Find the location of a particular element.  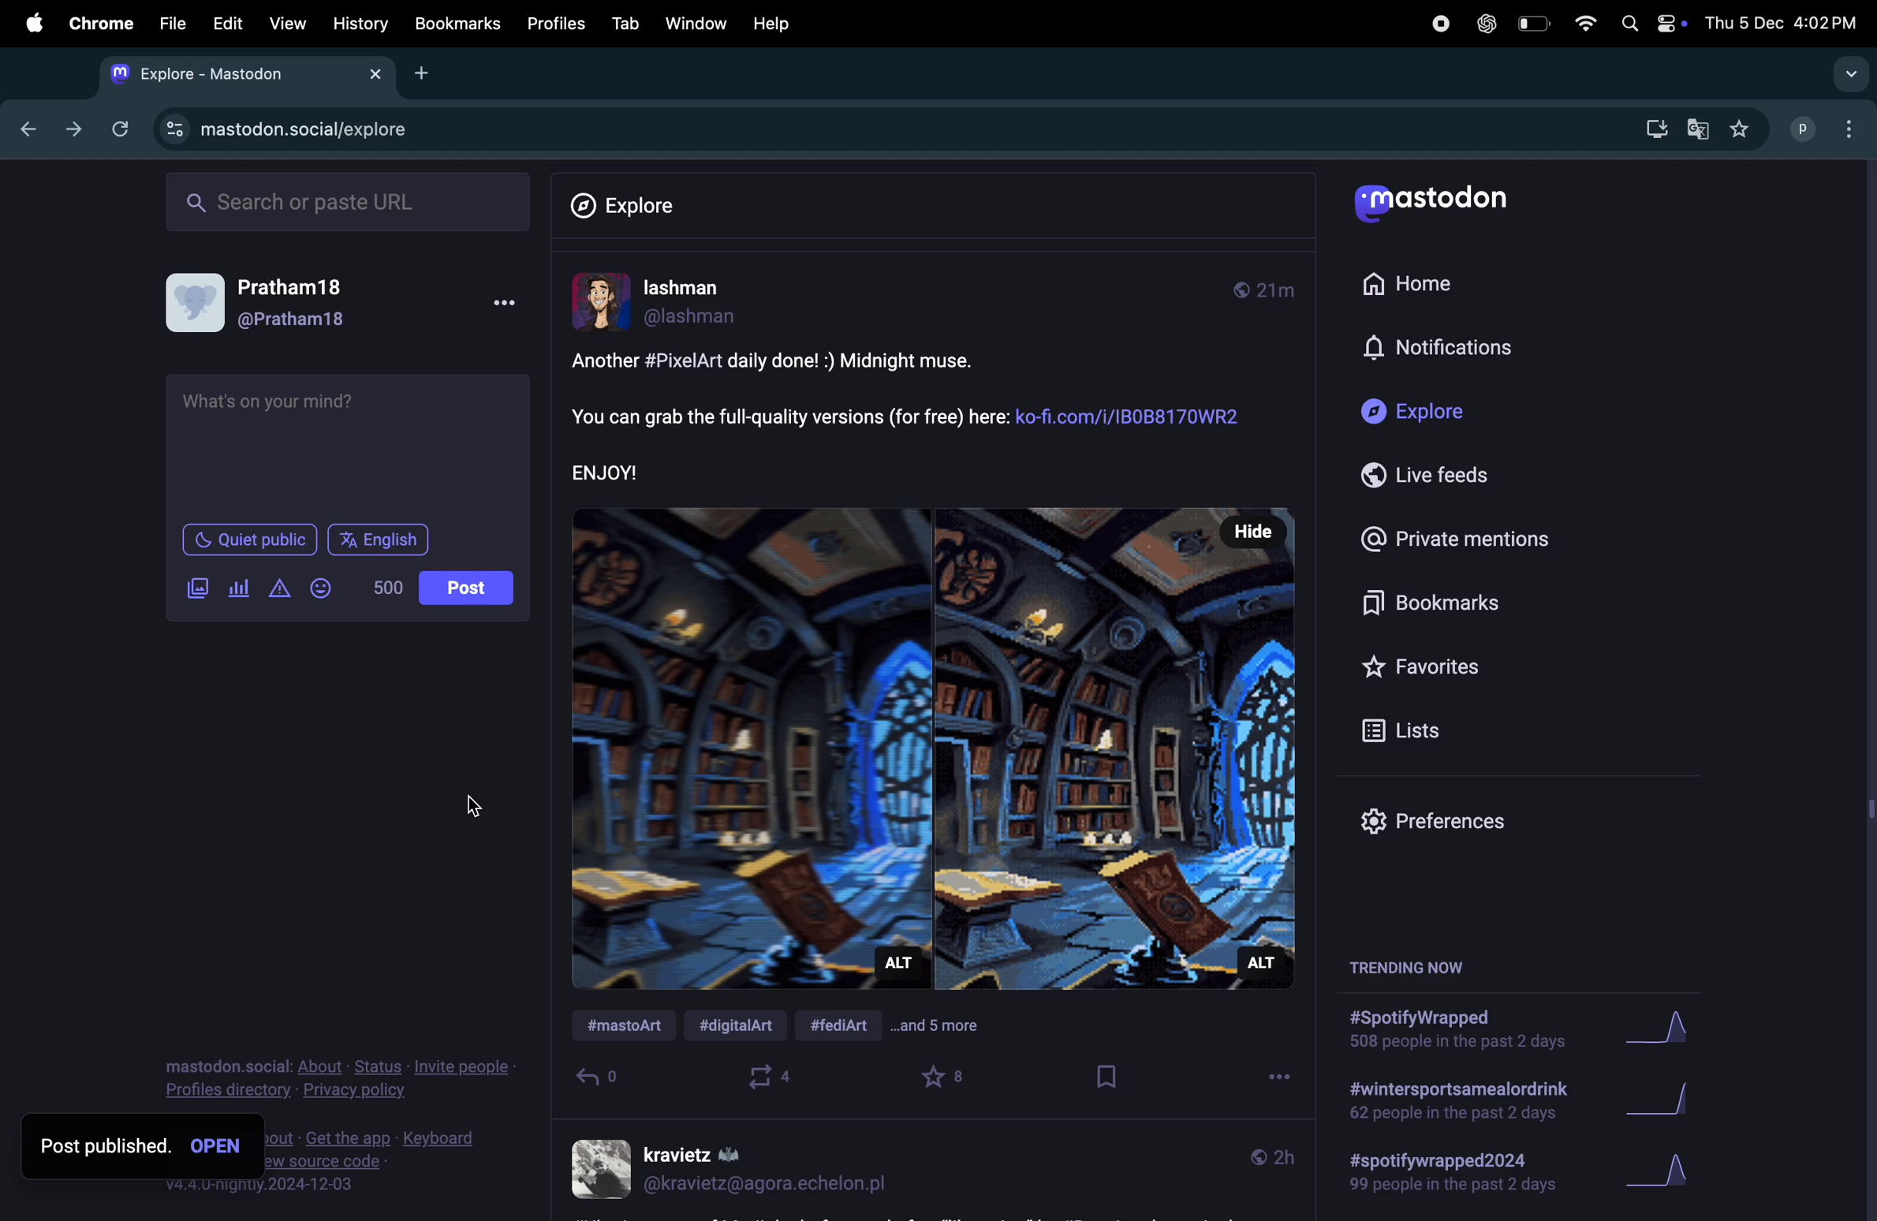

#mastdon is located at coordinates (627, 1028).